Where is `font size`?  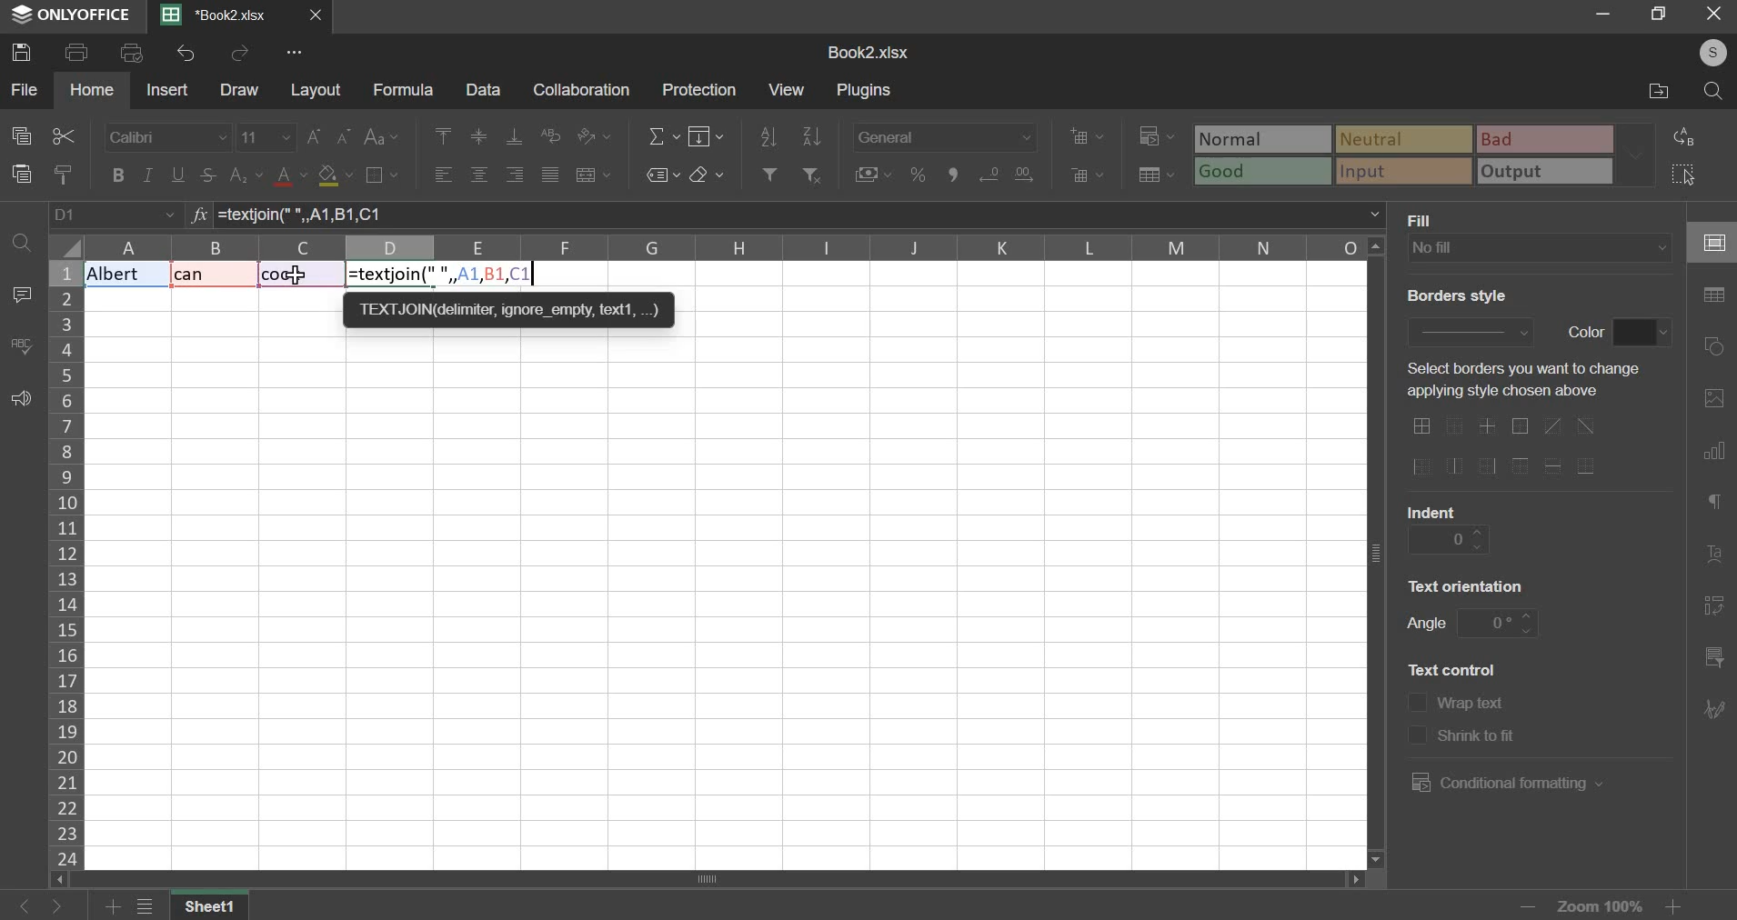
font size is located at coordinates (266, 136).